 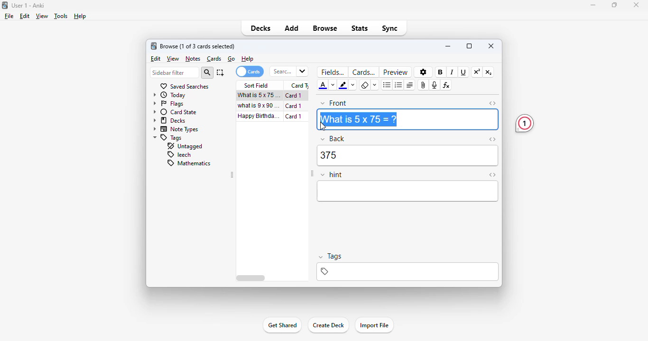 What do you see at coordinates (422, 72) in the screenshot?
I see `options` at bounding box center [422, 72].